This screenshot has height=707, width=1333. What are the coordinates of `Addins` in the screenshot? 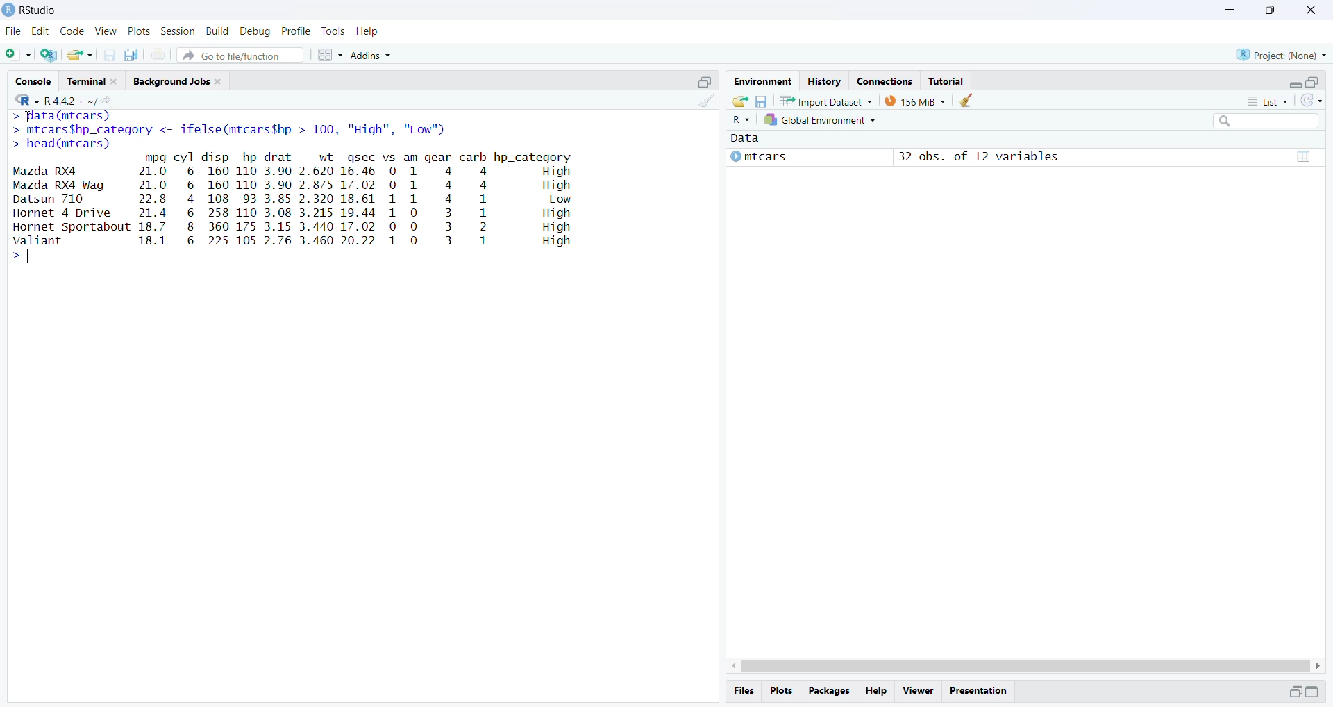 It's located at (375, 52).